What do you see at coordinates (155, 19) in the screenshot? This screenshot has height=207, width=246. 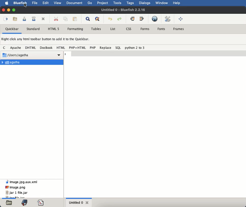 I see `preview in browser` at bounding box center [155, 19].